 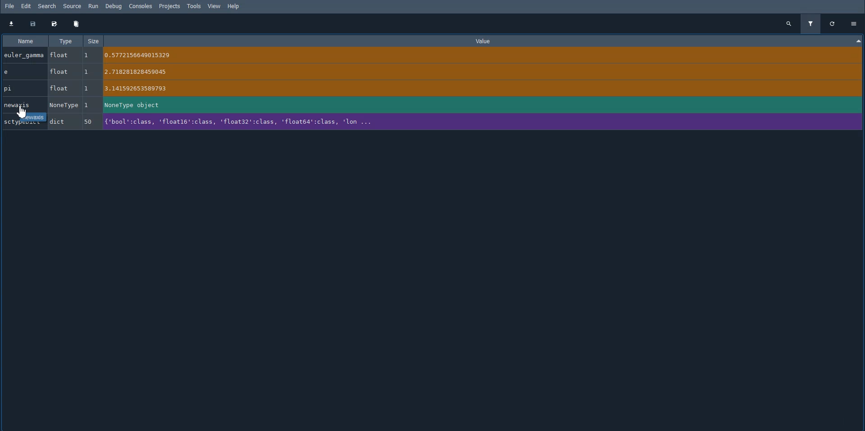 What do you see at coordinates (94, 6) in the screenshot?
I see `Run` at bounding box center [94, 6].